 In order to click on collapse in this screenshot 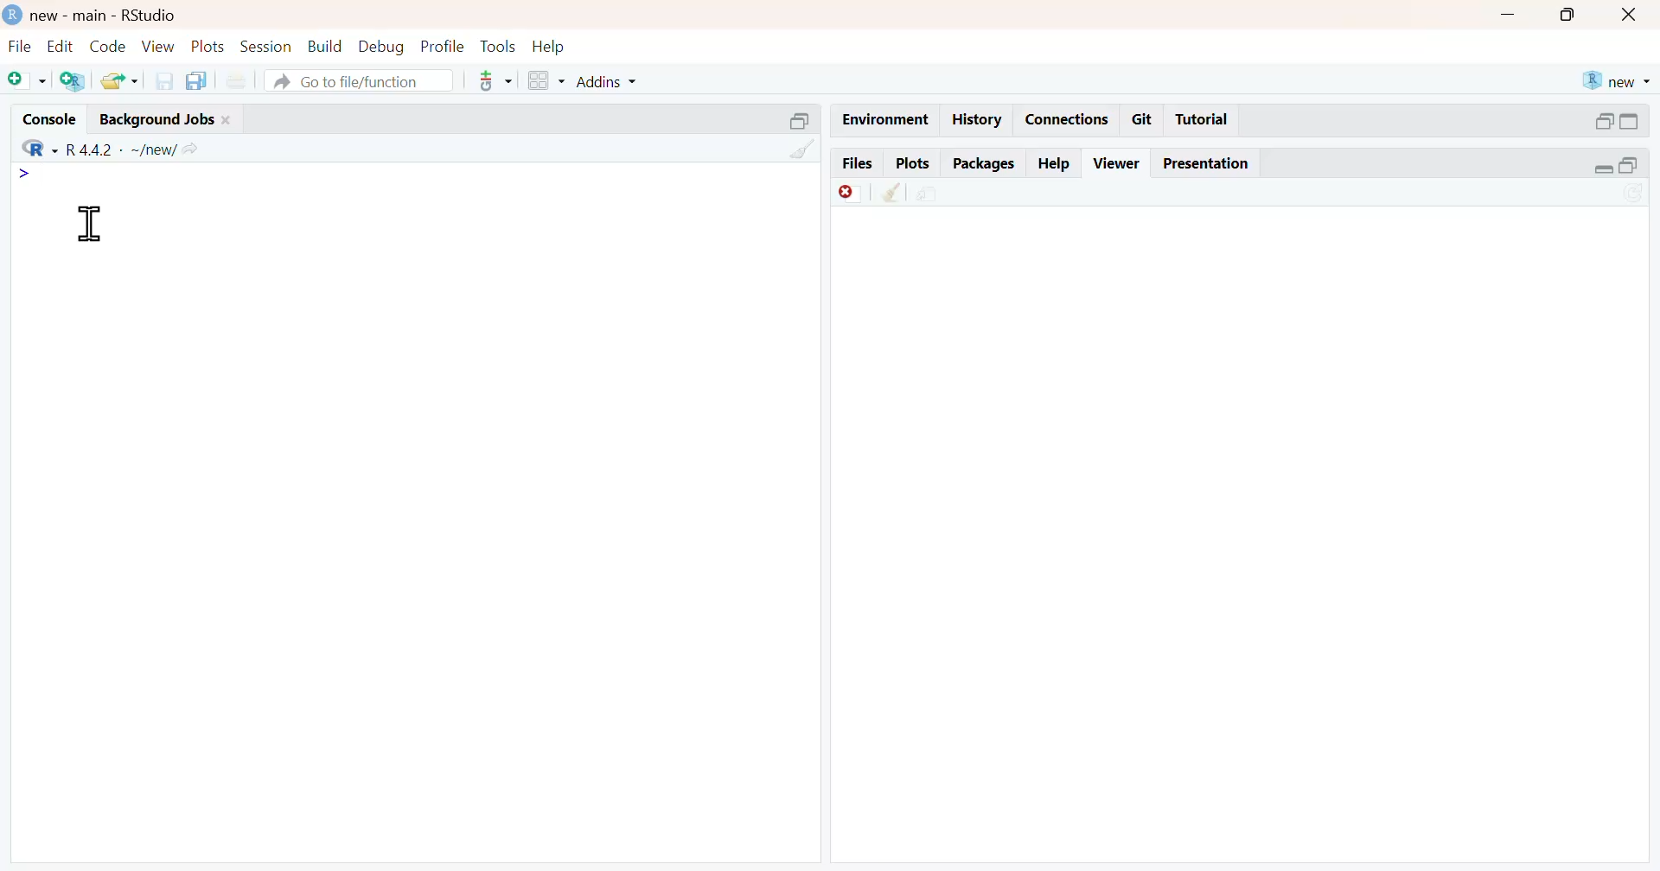, I will do `click(1636, 166)`.